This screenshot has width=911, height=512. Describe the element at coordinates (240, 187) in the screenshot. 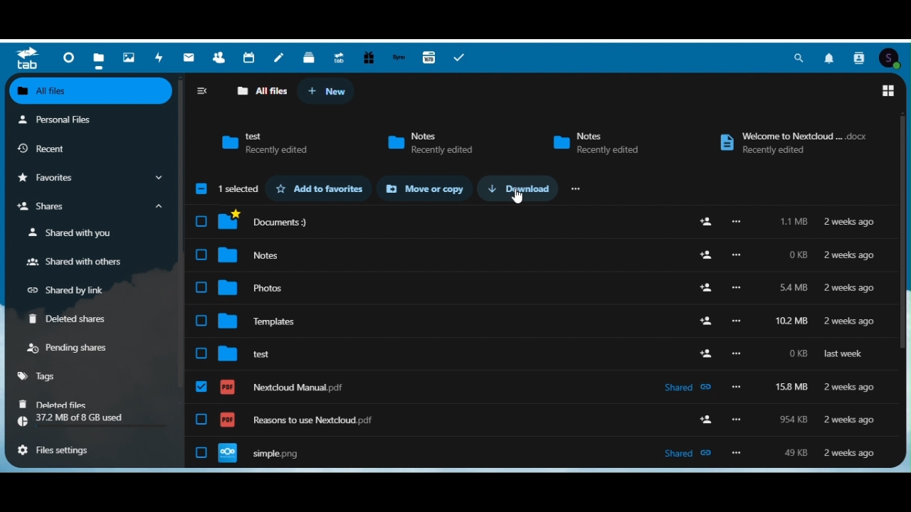

I see `One selected` at that location.